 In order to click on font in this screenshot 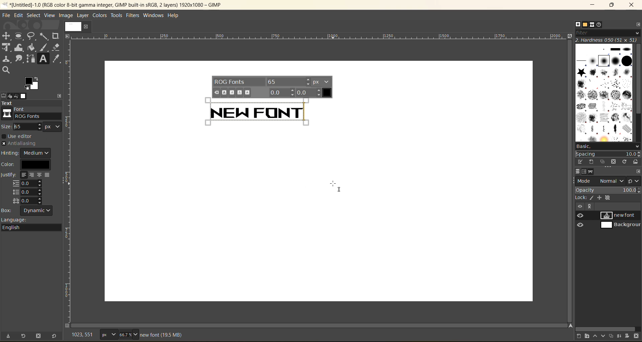, I will do `click(27, 109)`.